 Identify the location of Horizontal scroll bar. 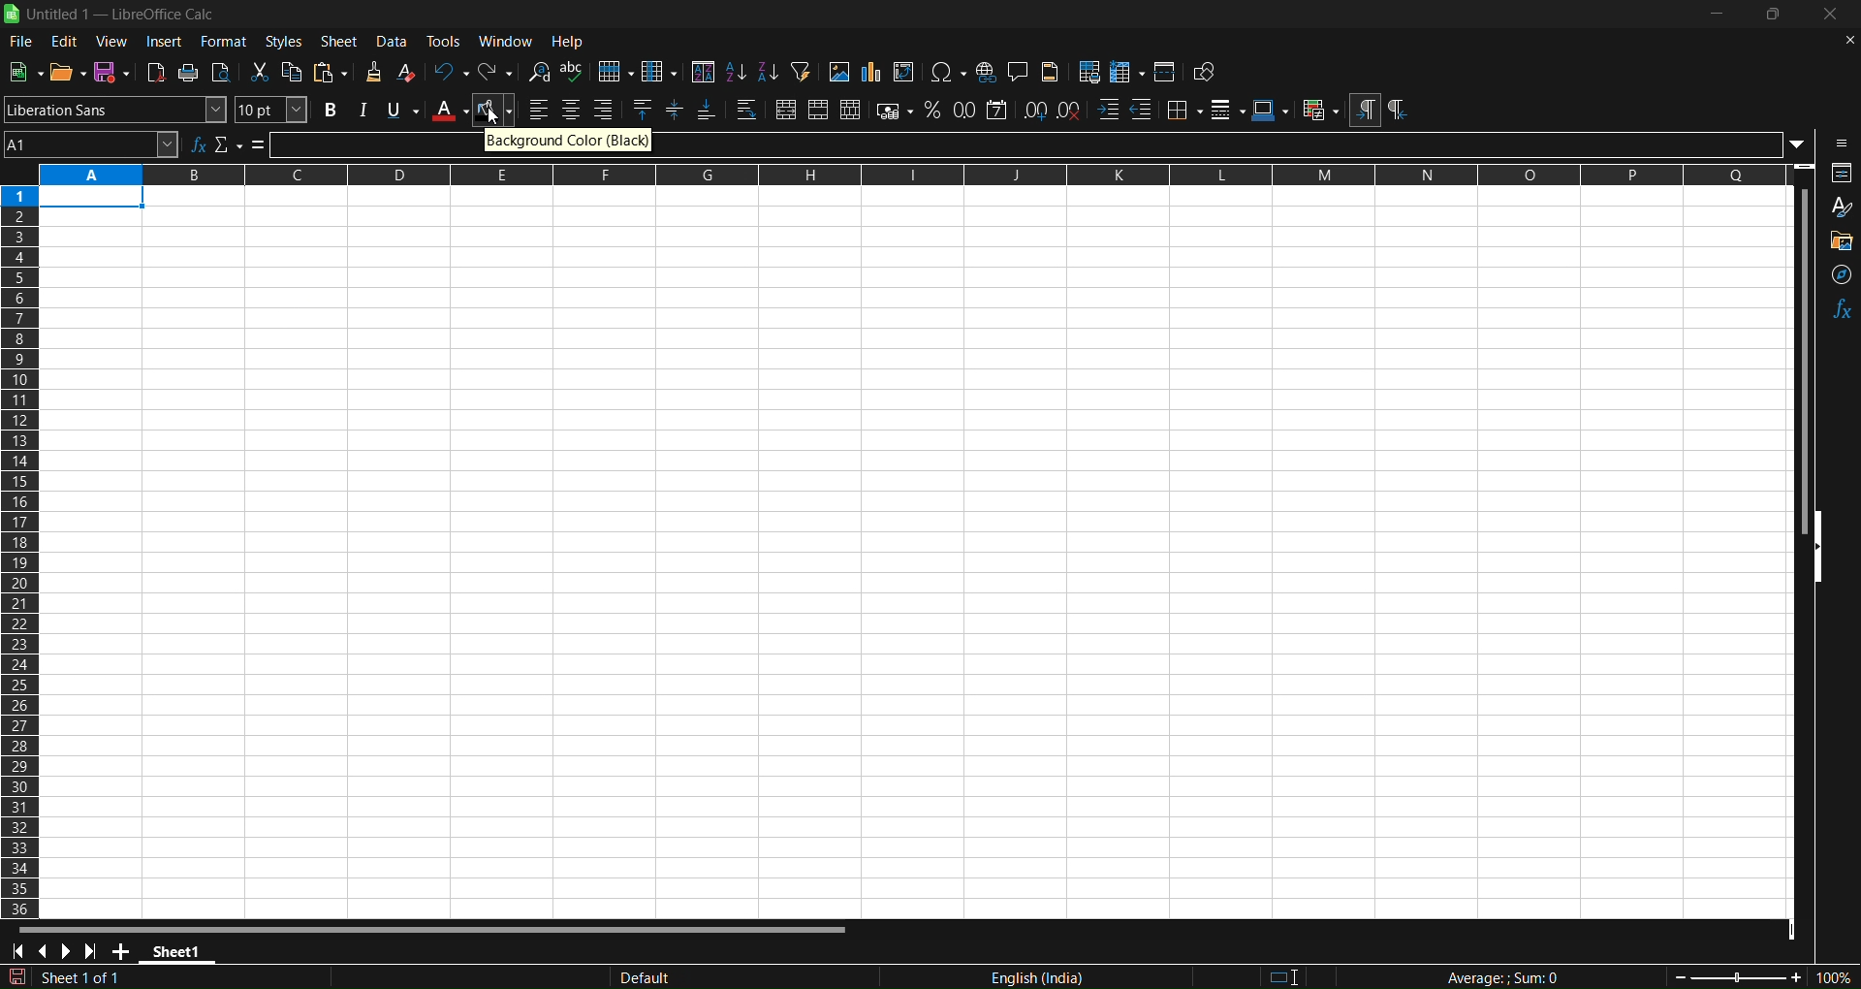
(432, 932).